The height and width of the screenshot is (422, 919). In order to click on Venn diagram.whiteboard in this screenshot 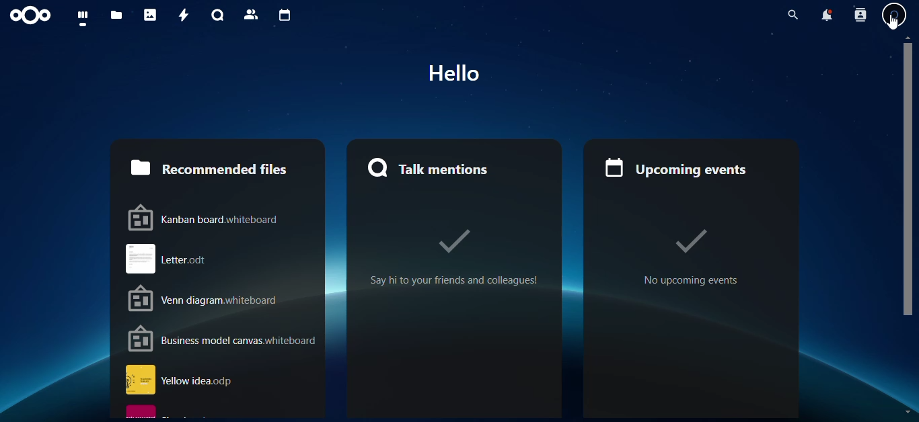, I will do `click(224, 298)`.